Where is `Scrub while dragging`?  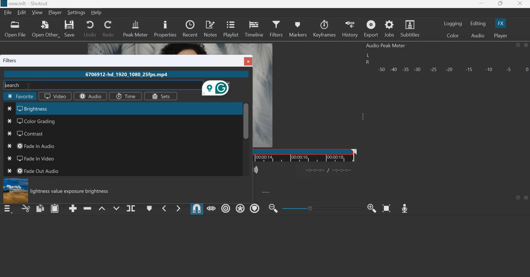 Scrub while dragging is located at coordinates (211, 208).